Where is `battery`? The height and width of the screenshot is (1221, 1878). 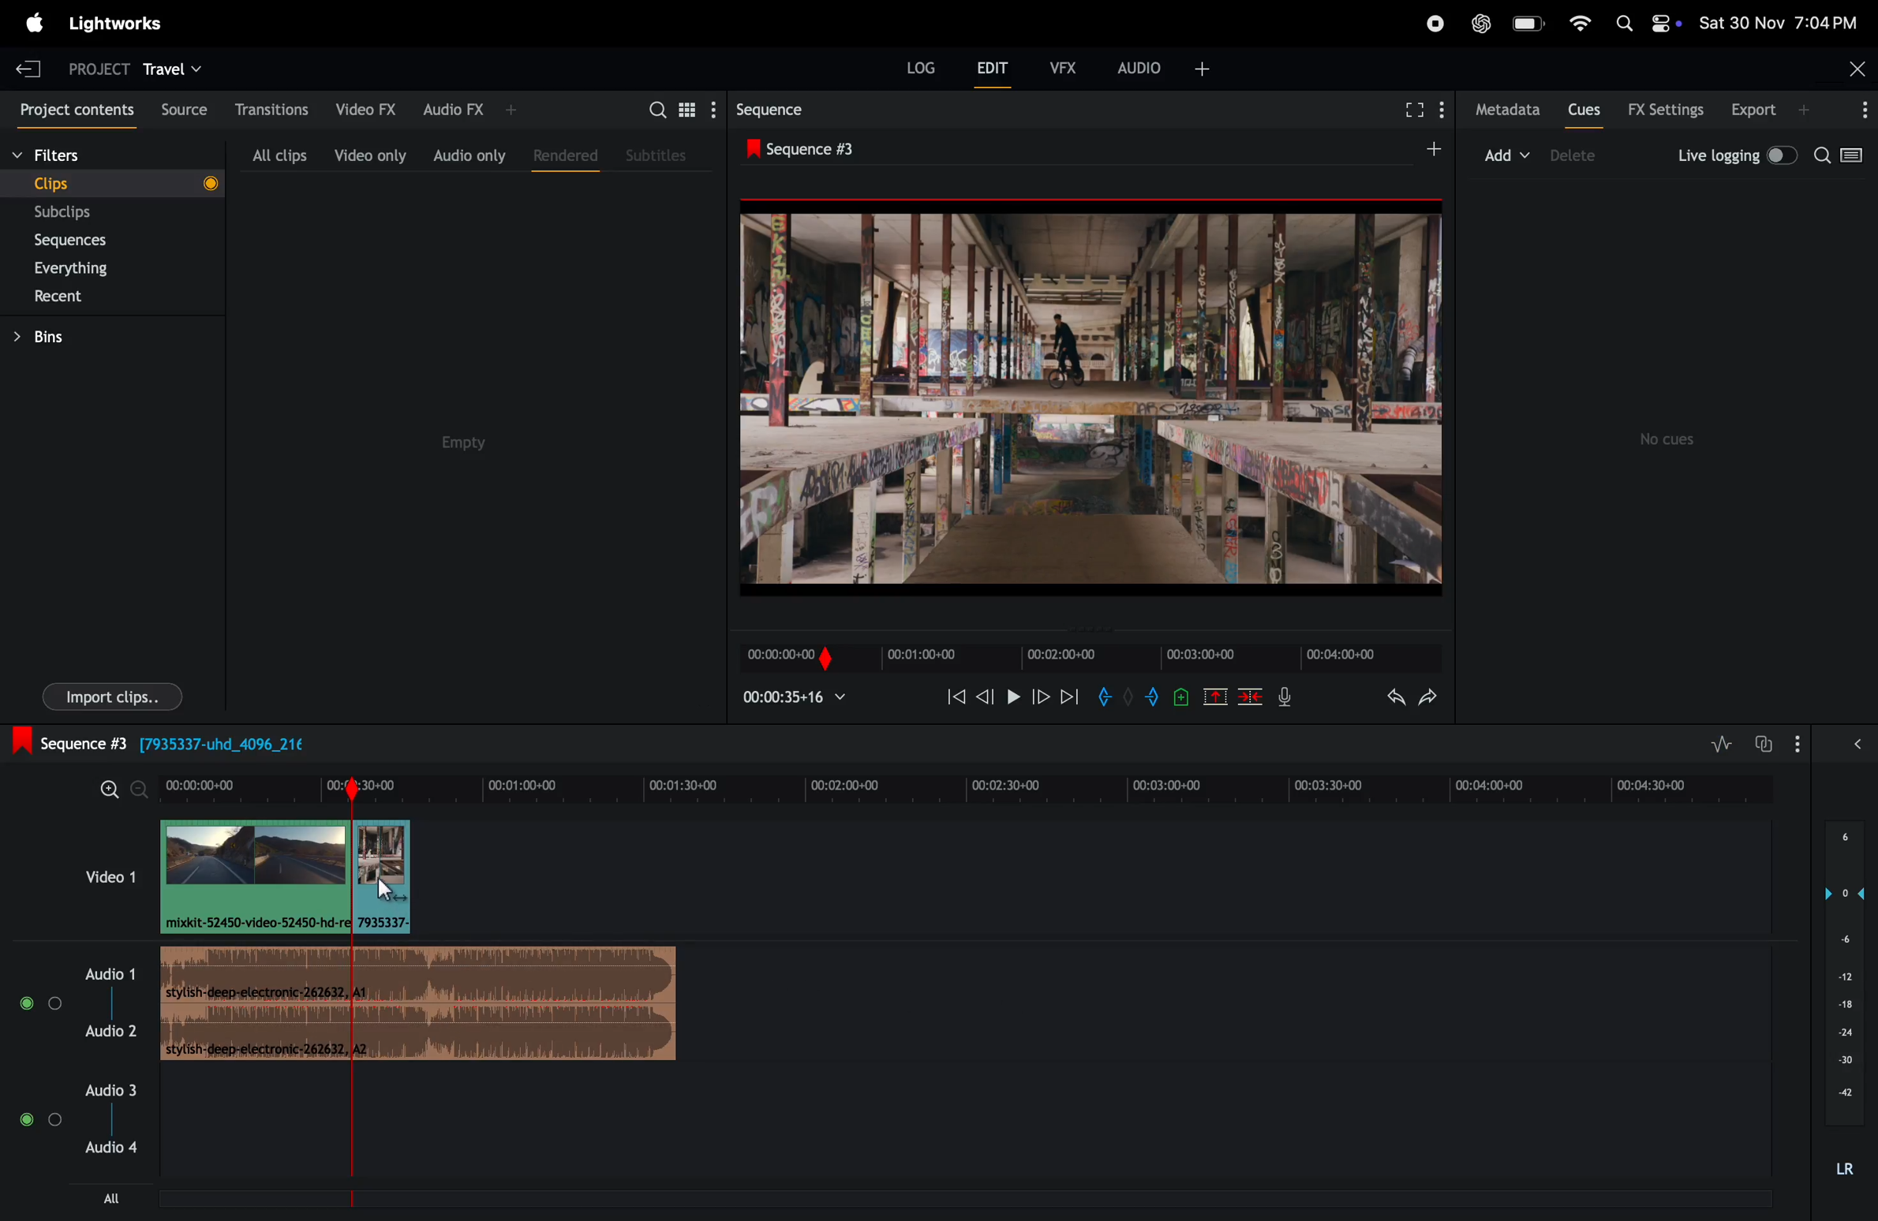
battery is located at coordinates (1528, 24).